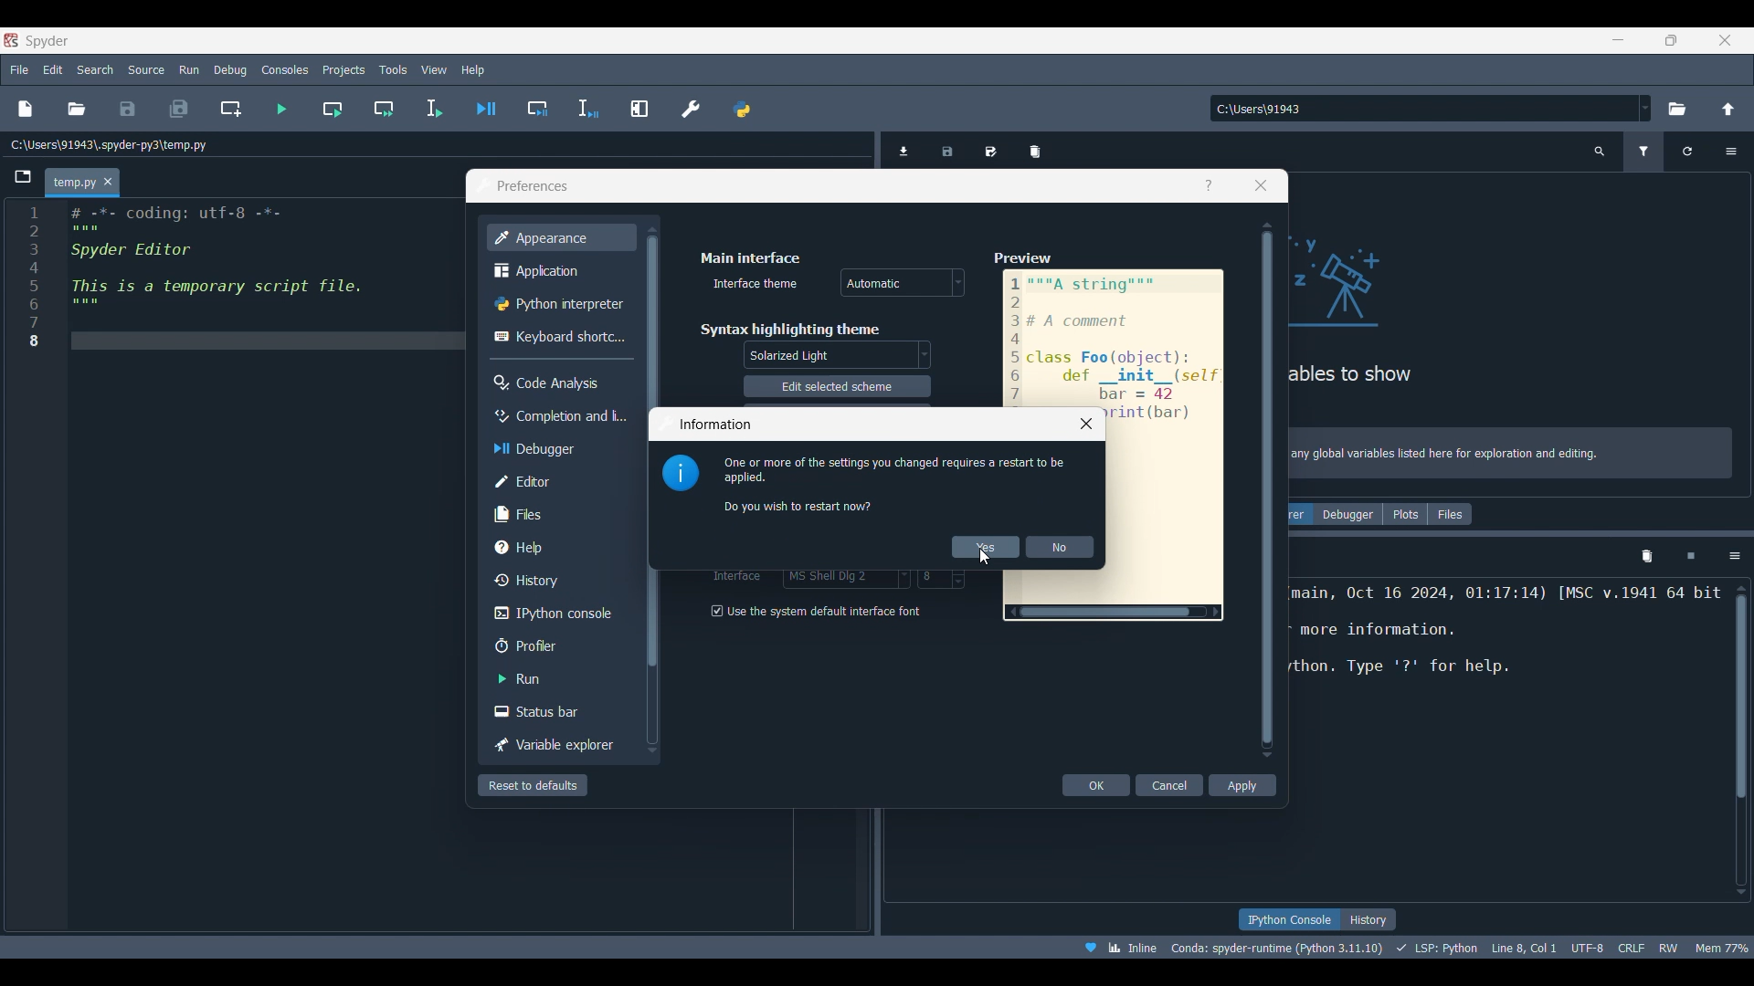 This screenshot has height=986, width=1754. What do you see at coordinates (434, 109) in the screenshot?
I see `Run selection/current line` at bounding box center [434, 109].